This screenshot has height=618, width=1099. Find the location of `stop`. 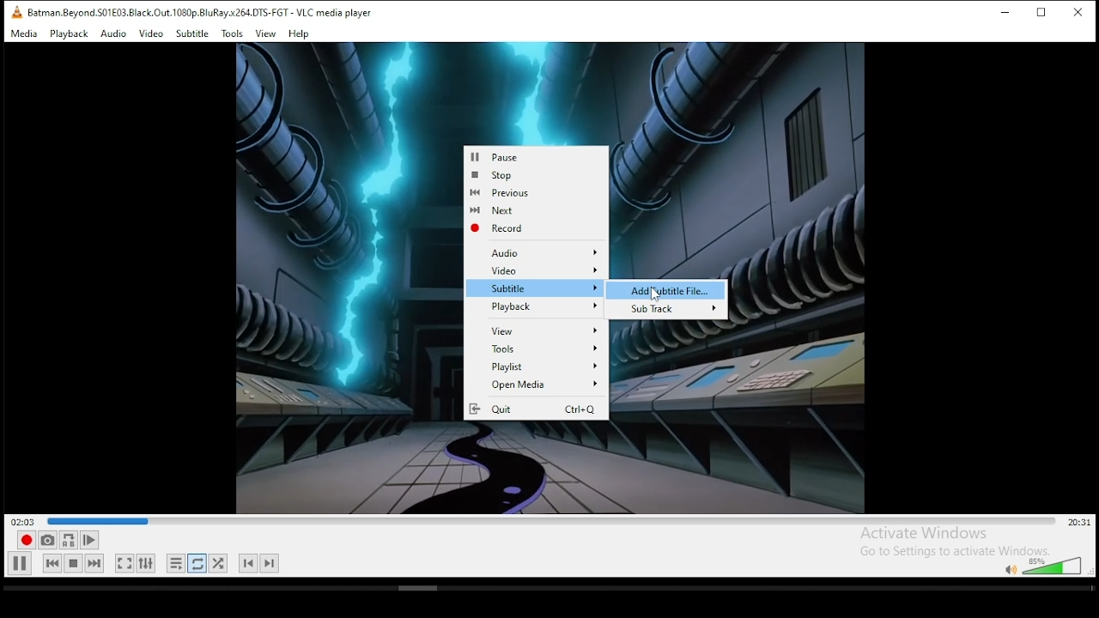

stop is located at coordinates (72, 563).